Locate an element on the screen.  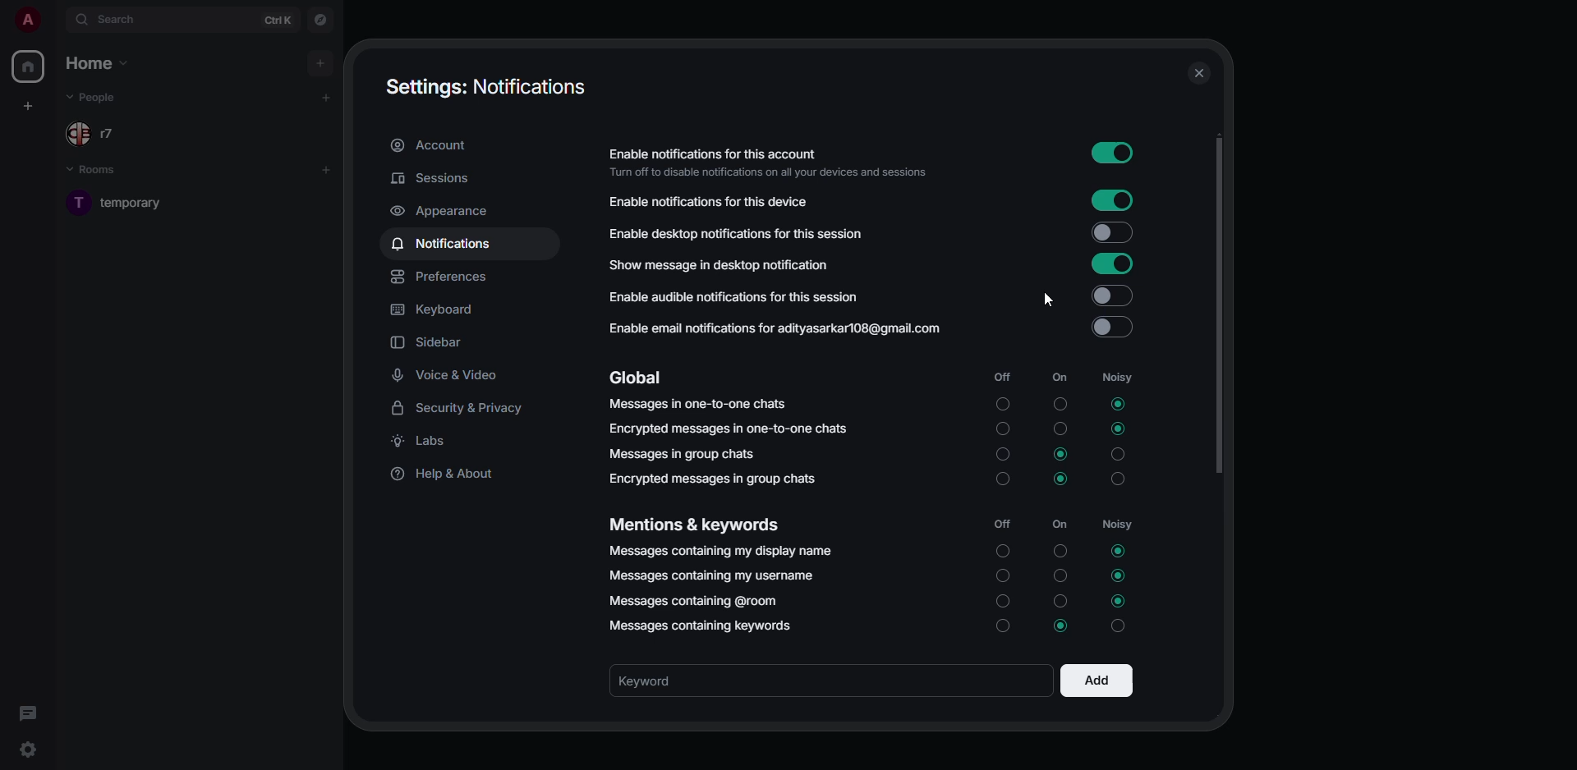
on is located at coordinates (1062, 525).